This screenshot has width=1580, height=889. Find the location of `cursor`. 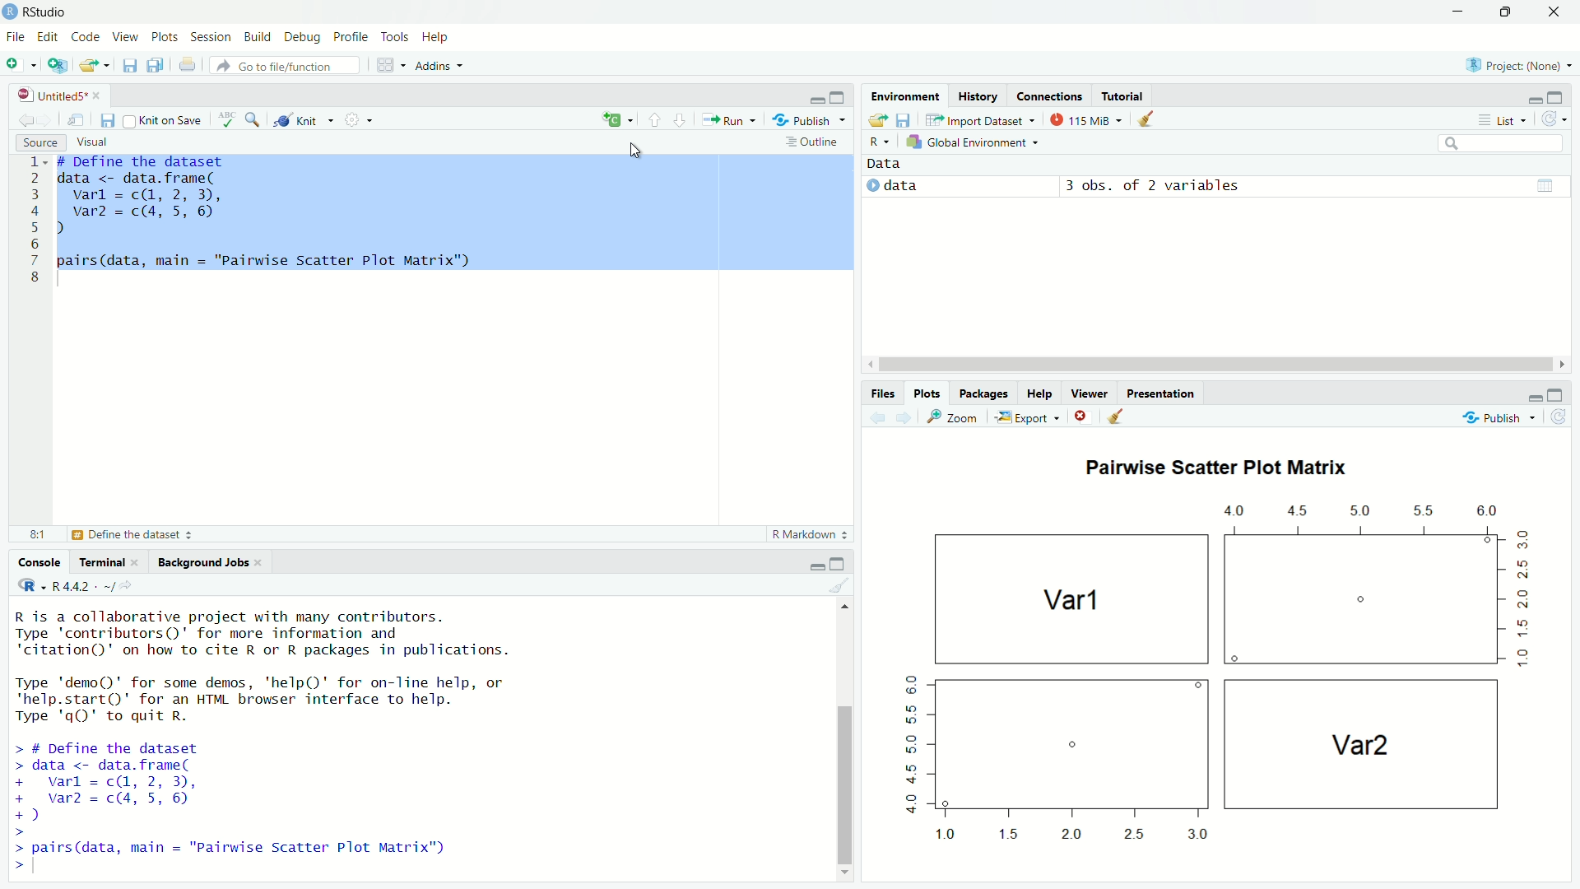

cursor is located at coordinates (632, 148).